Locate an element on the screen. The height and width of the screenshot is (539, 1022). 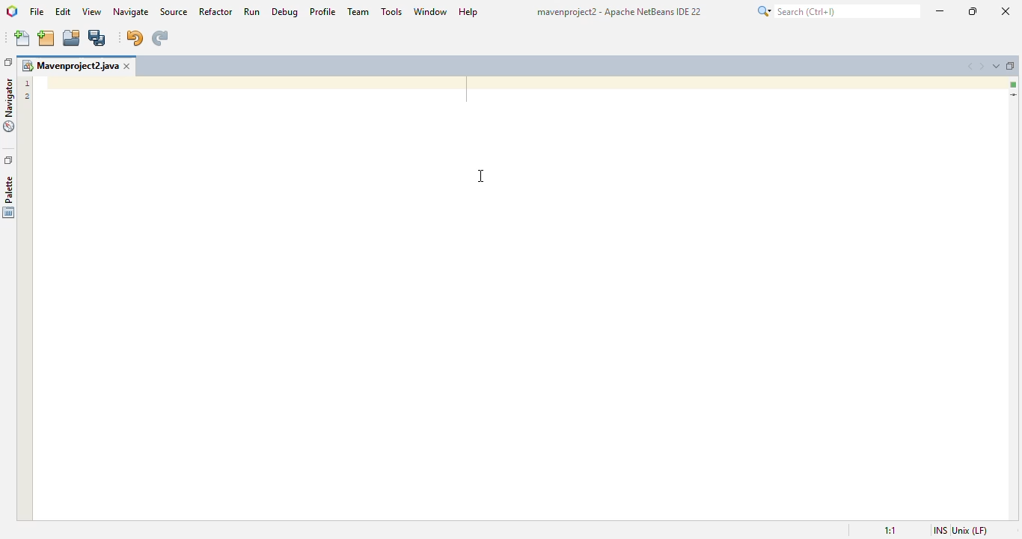
scroll documents right is located at coordinates (982, 67).